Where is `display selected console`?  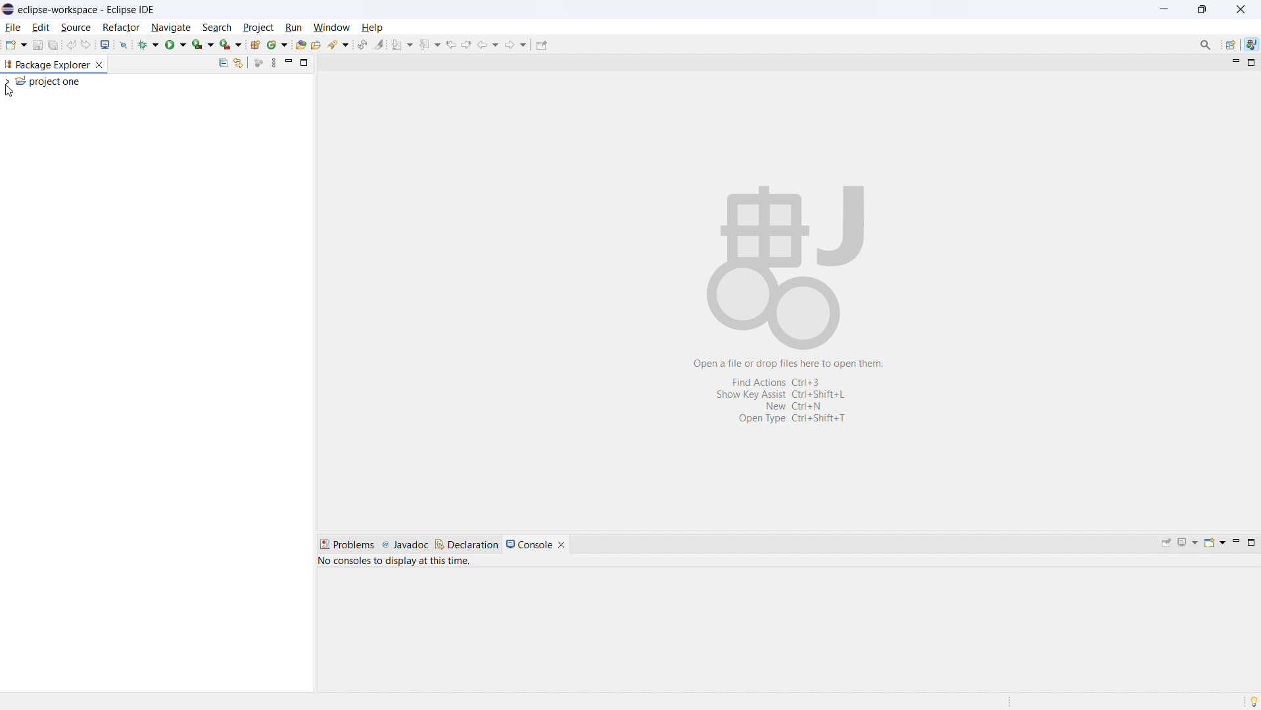
display selected console is located at coordinates (1187, 543).